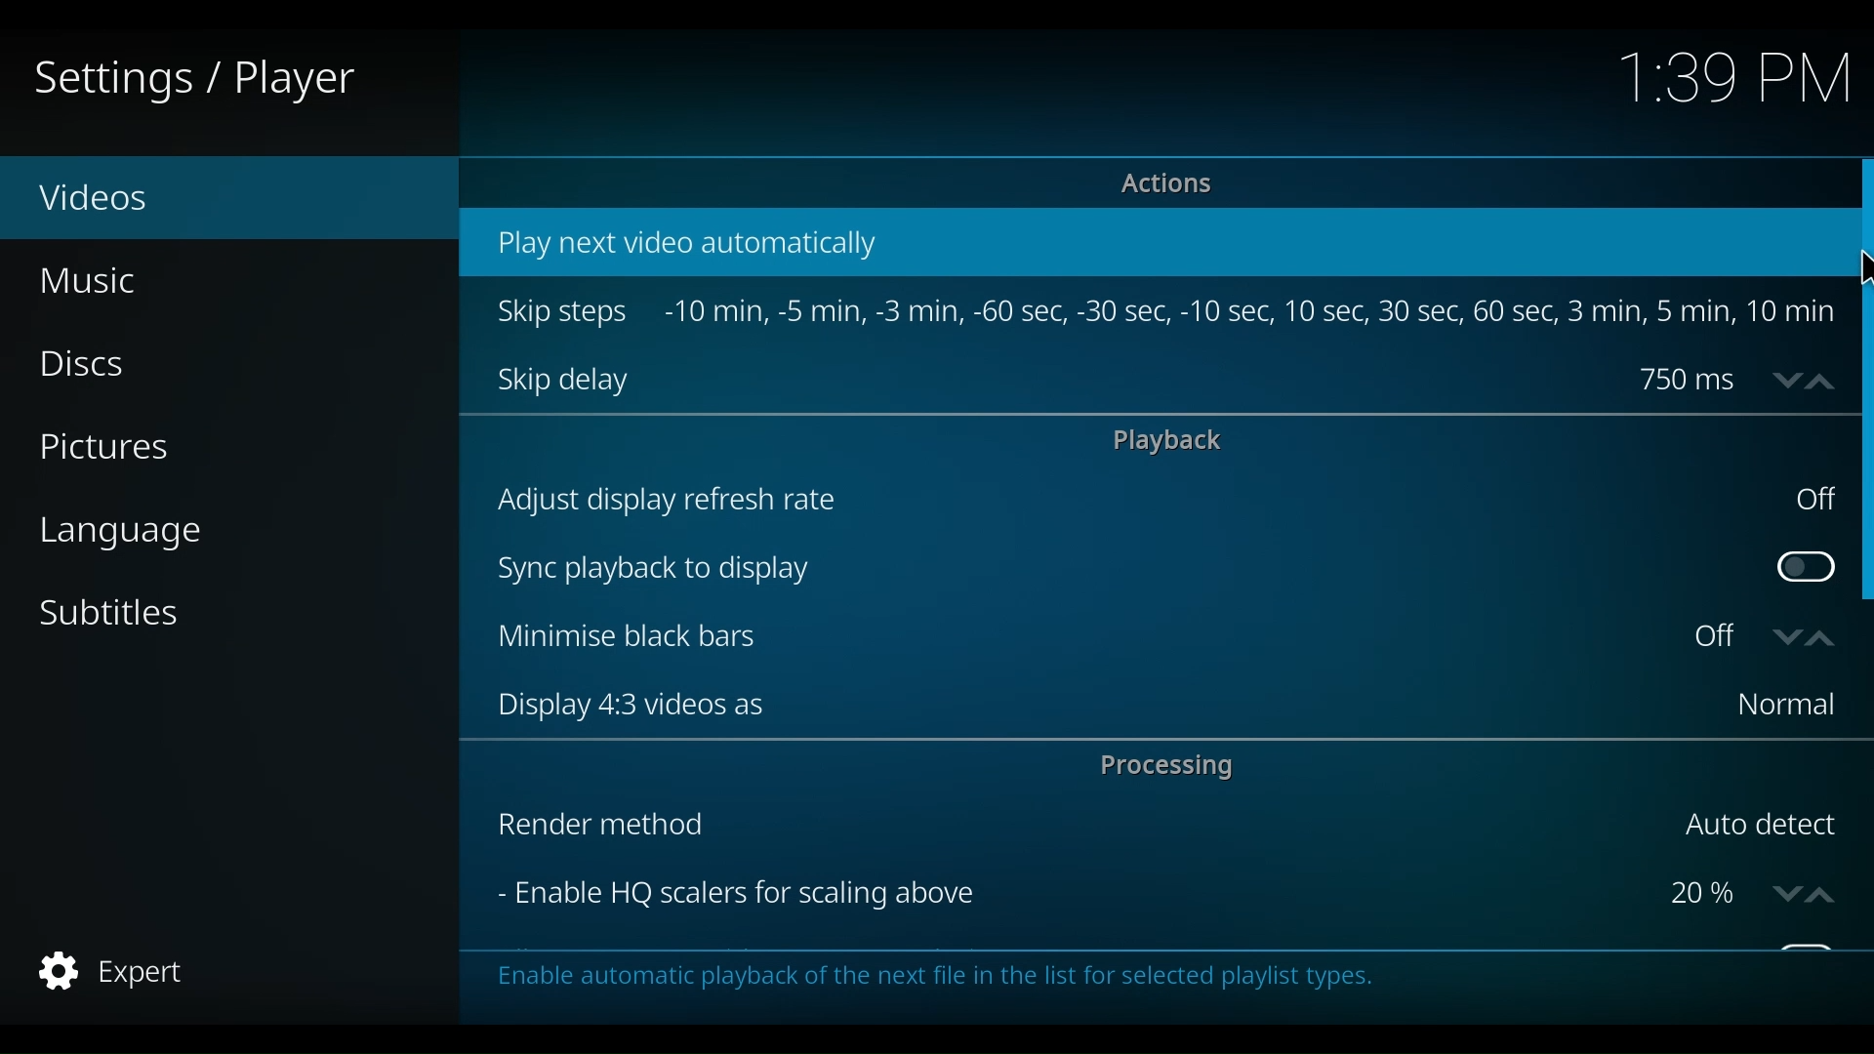 The height and width of the screenshot is (1054, 1874). I want to click on Videos, so click(137, 199).